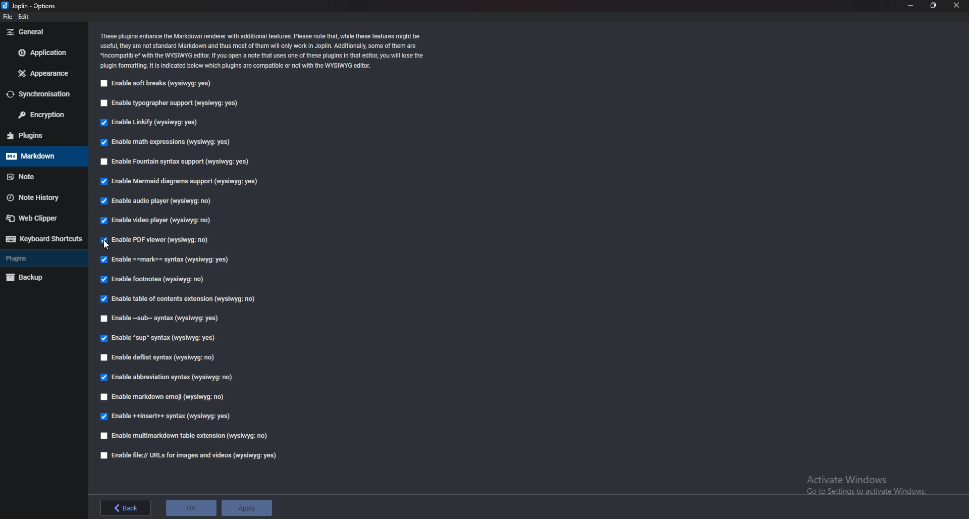 This screenshot has width=969, height=519. I want to click on apply, so click(248, 508).